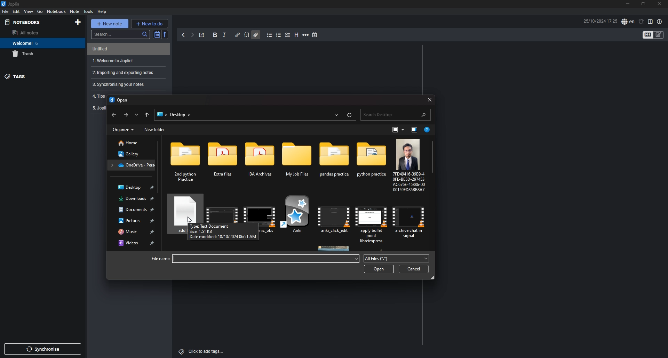  Describe the element at coordinates (642, 22) in the screenshot. I see `set alarm` at that location.